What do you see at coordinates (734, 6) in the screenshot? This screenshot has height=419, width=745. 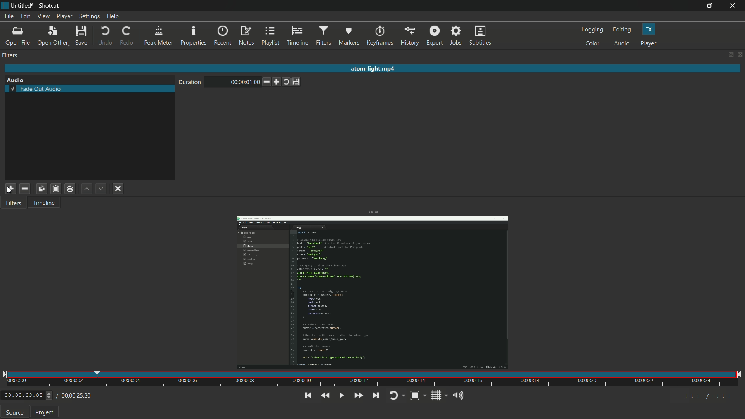 I see `close app` at bounding box center [734, 6].